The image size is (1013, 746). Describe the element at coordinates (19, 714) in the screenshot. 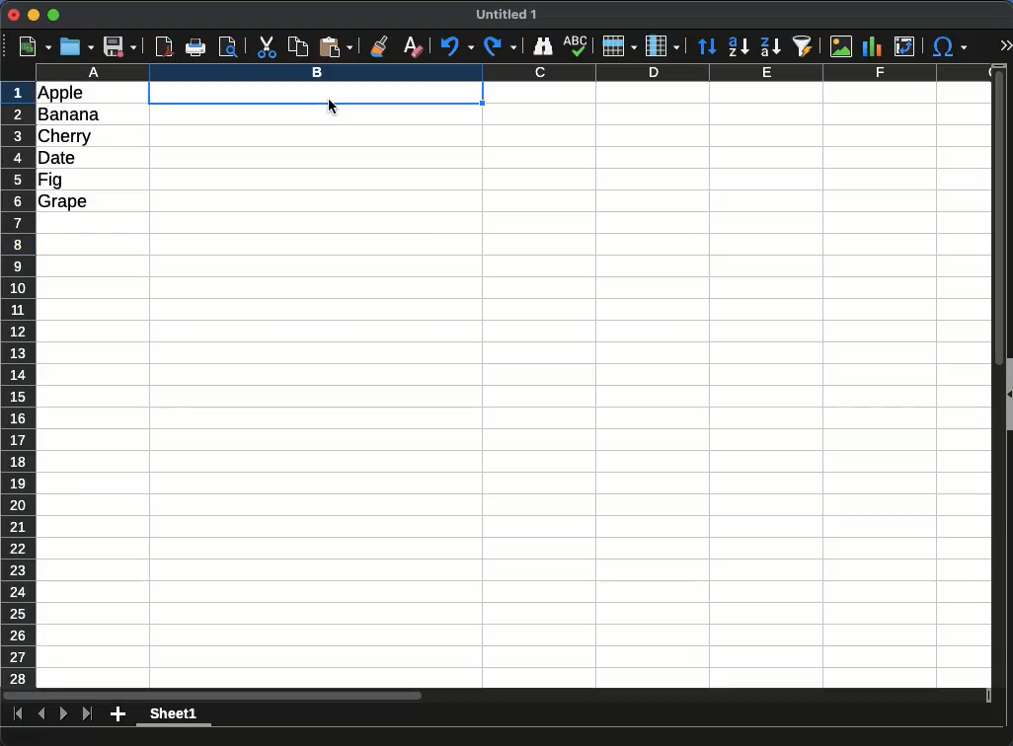

I see `first sheet` at that location.